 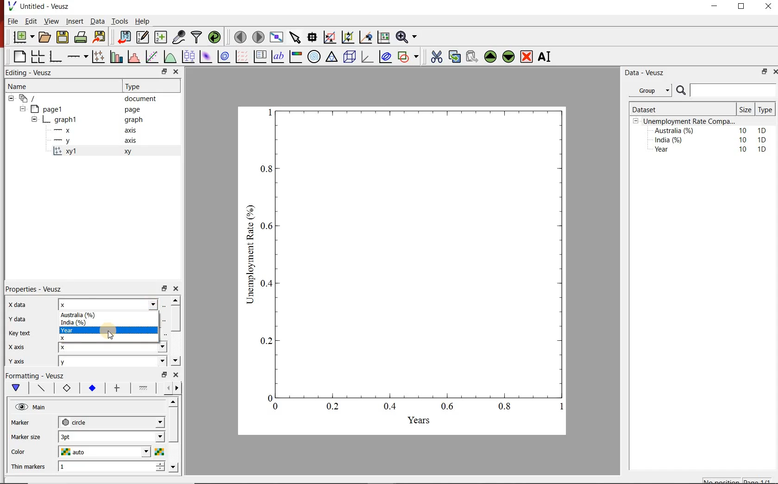 I want to click on y axis, so click(x=23, y=360).